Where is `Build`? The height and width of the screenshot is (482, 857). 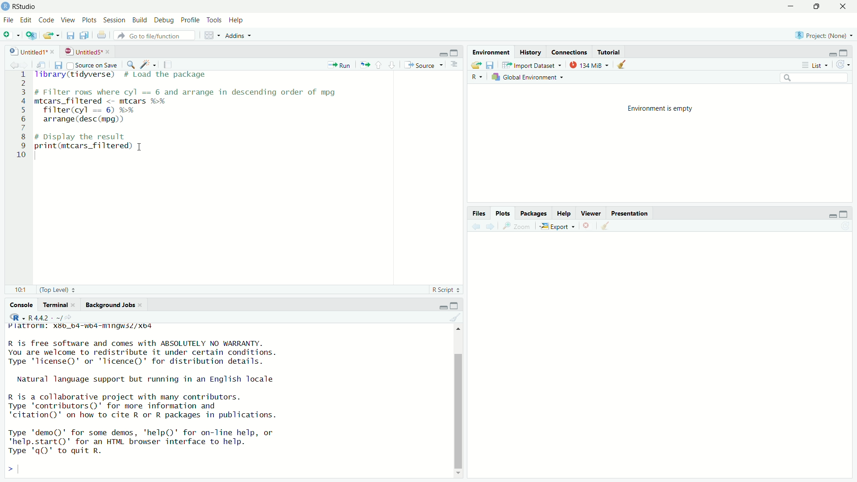
Build is located at coordinates (140, 19).